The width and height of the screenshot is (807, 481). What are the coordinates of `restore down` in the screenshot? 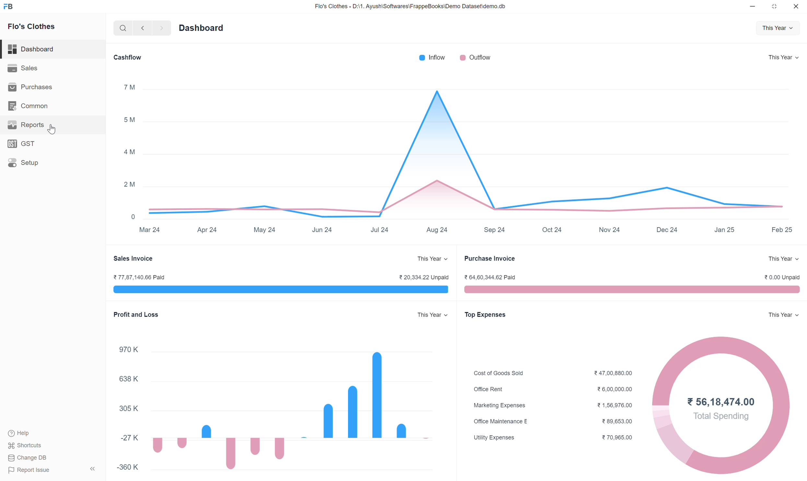 It's located at (774, 6).